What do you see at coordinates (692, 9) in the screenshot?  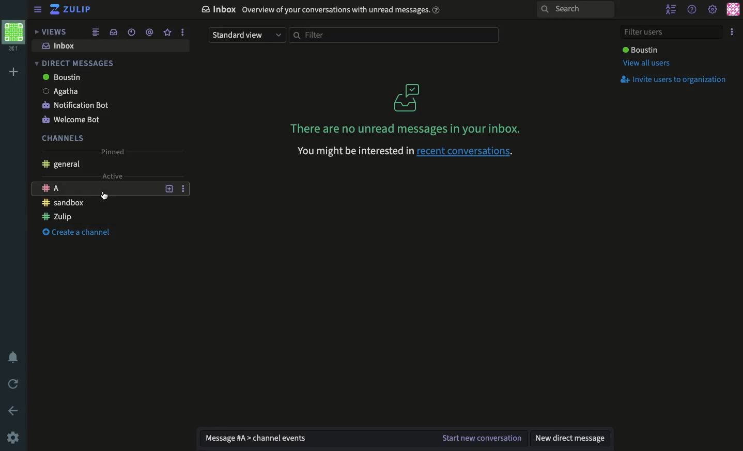 I see `Help` at bounding box center [692, 9].